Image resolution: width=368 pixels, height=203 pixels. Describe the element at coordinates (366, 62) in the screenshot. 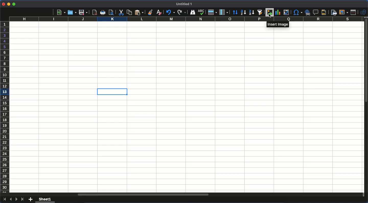

I see `vertical scroll bar` at that location.